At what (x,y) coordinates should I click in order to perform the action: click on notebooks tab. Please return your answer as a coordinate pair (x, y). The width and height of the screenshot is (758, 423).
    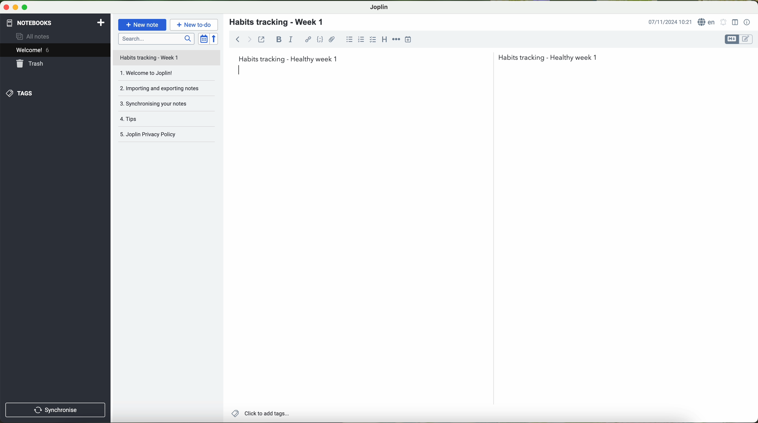
    Looking at the image, I should click on (56, 23).